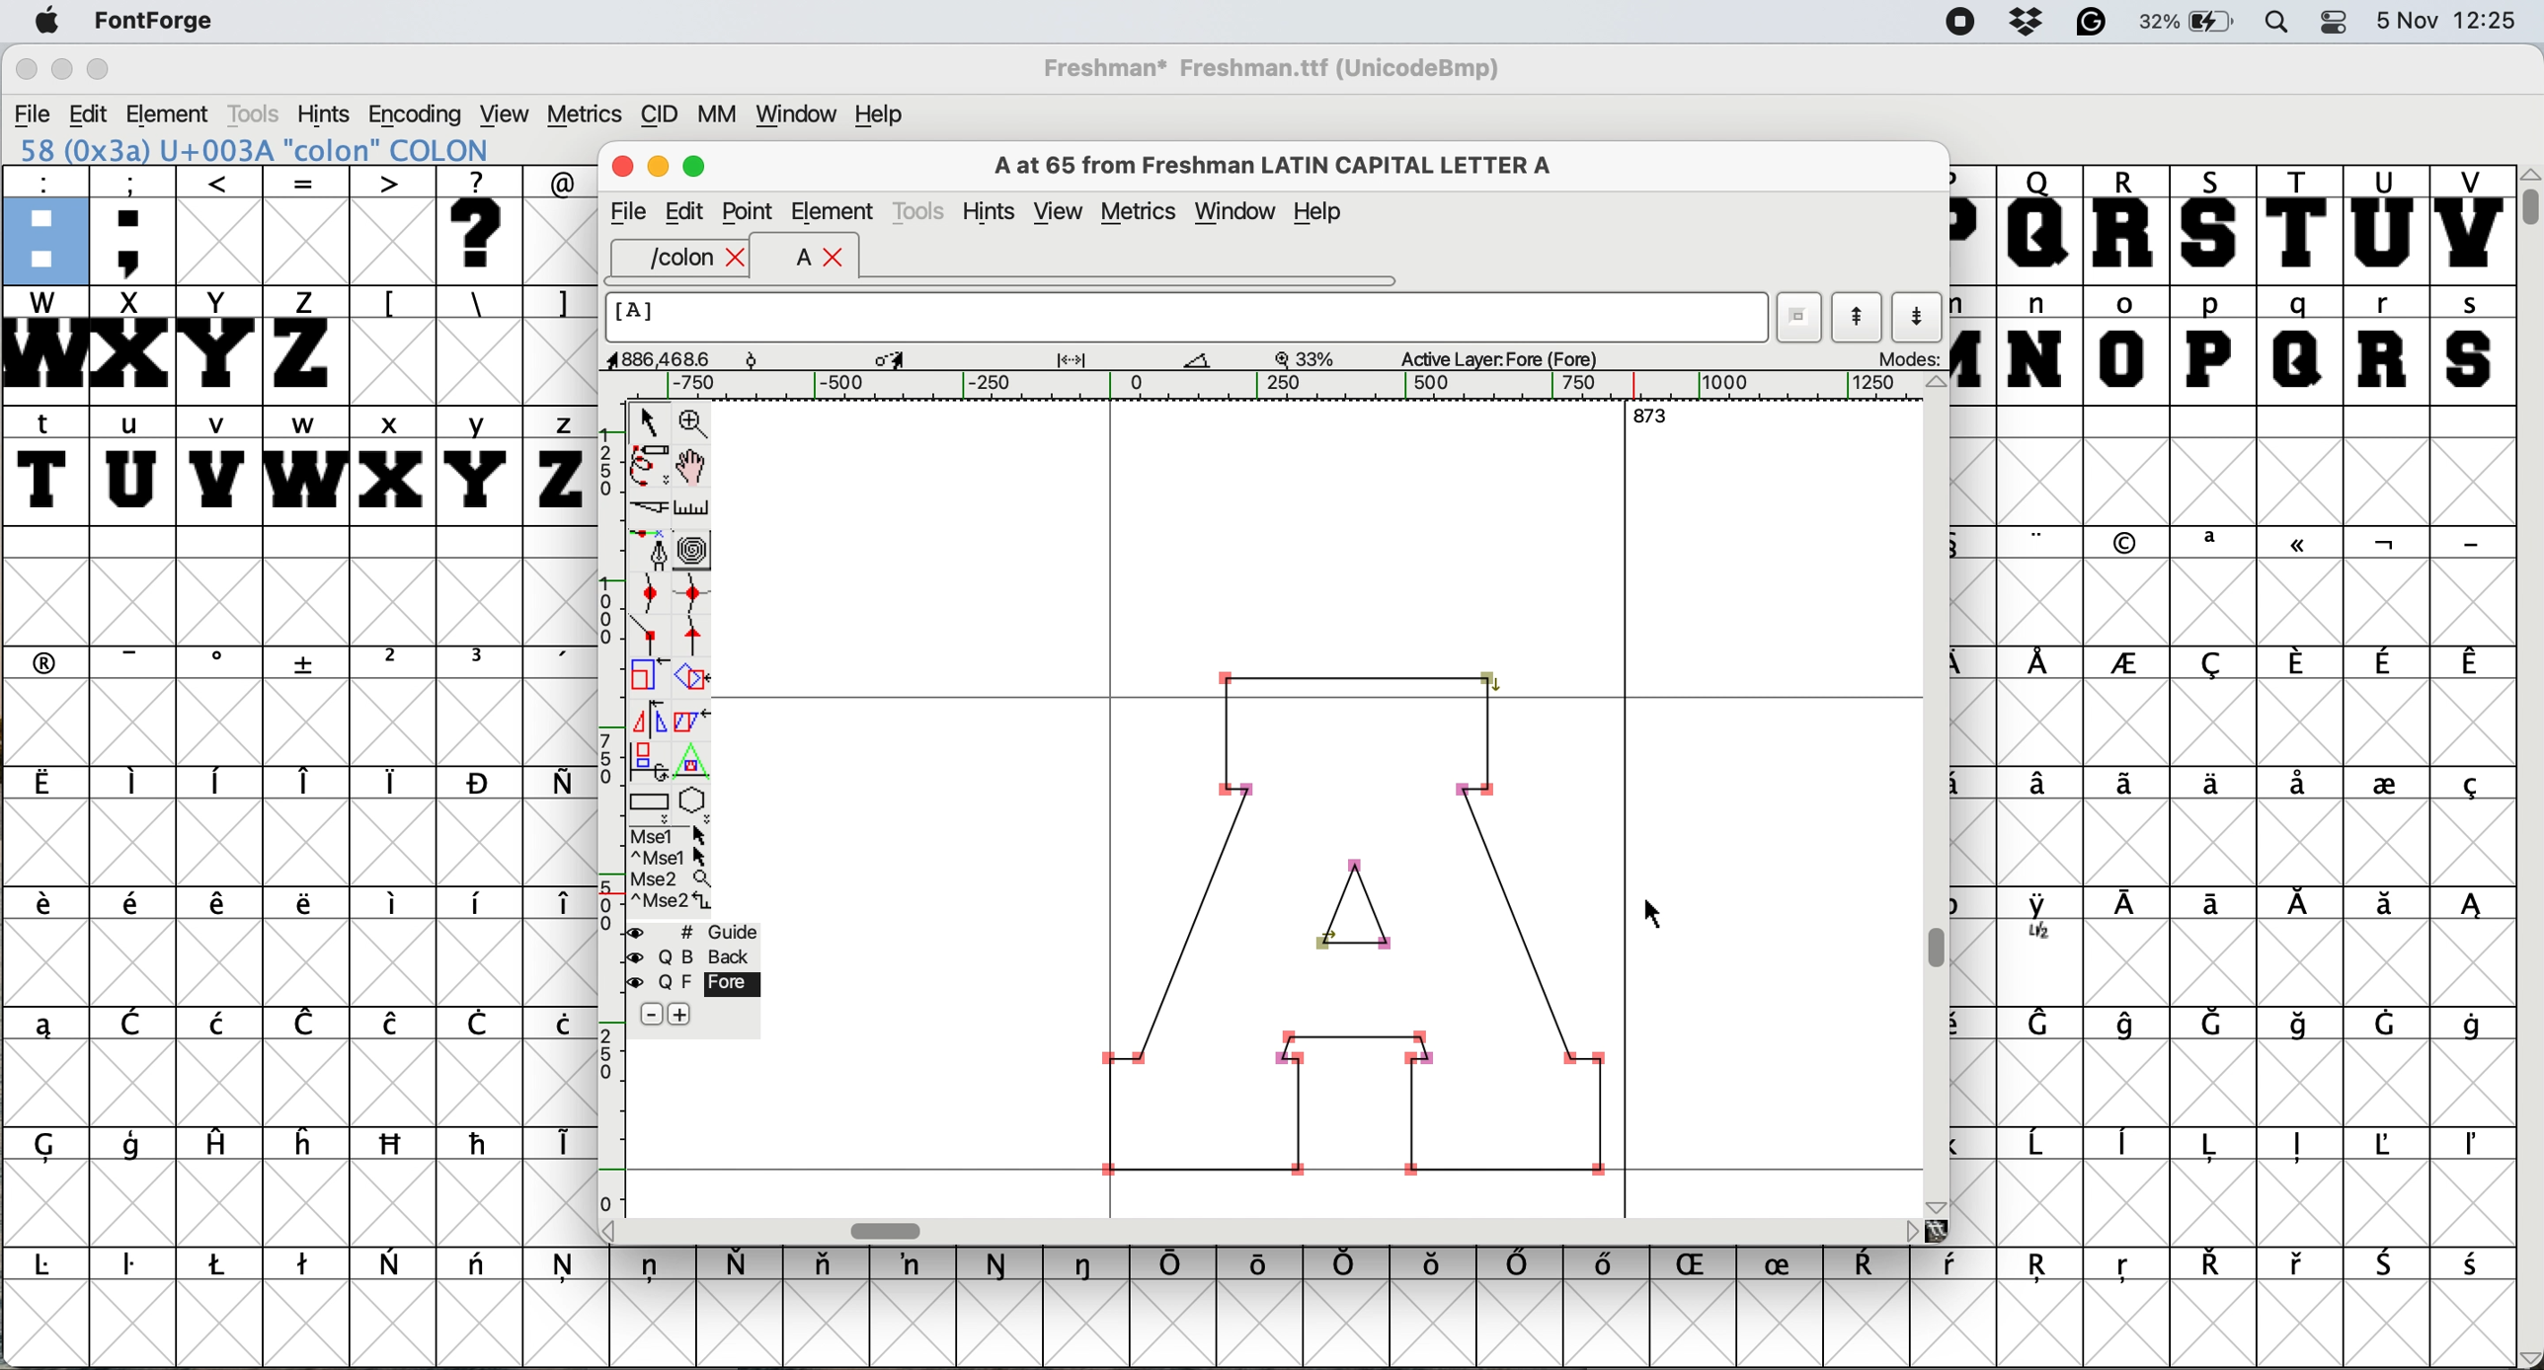 The width and height of the screenshot is (2544, 1370). What do you see at coordinates (1436, 1267) in the screenshot?
I see `symbol` at bounding box center [1436, 1267].